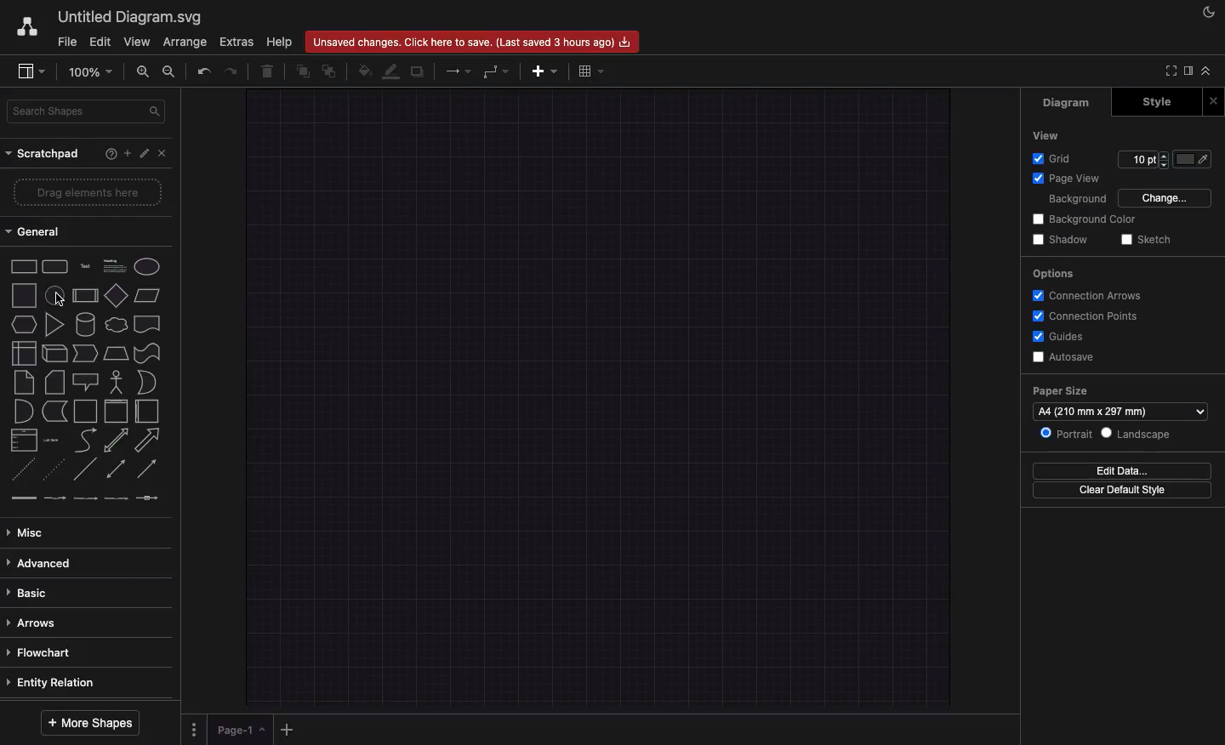  What do you see at coordinates (495, 71) in the screenshot?
I see `Waypoints ` at bounding box center [495, 71].